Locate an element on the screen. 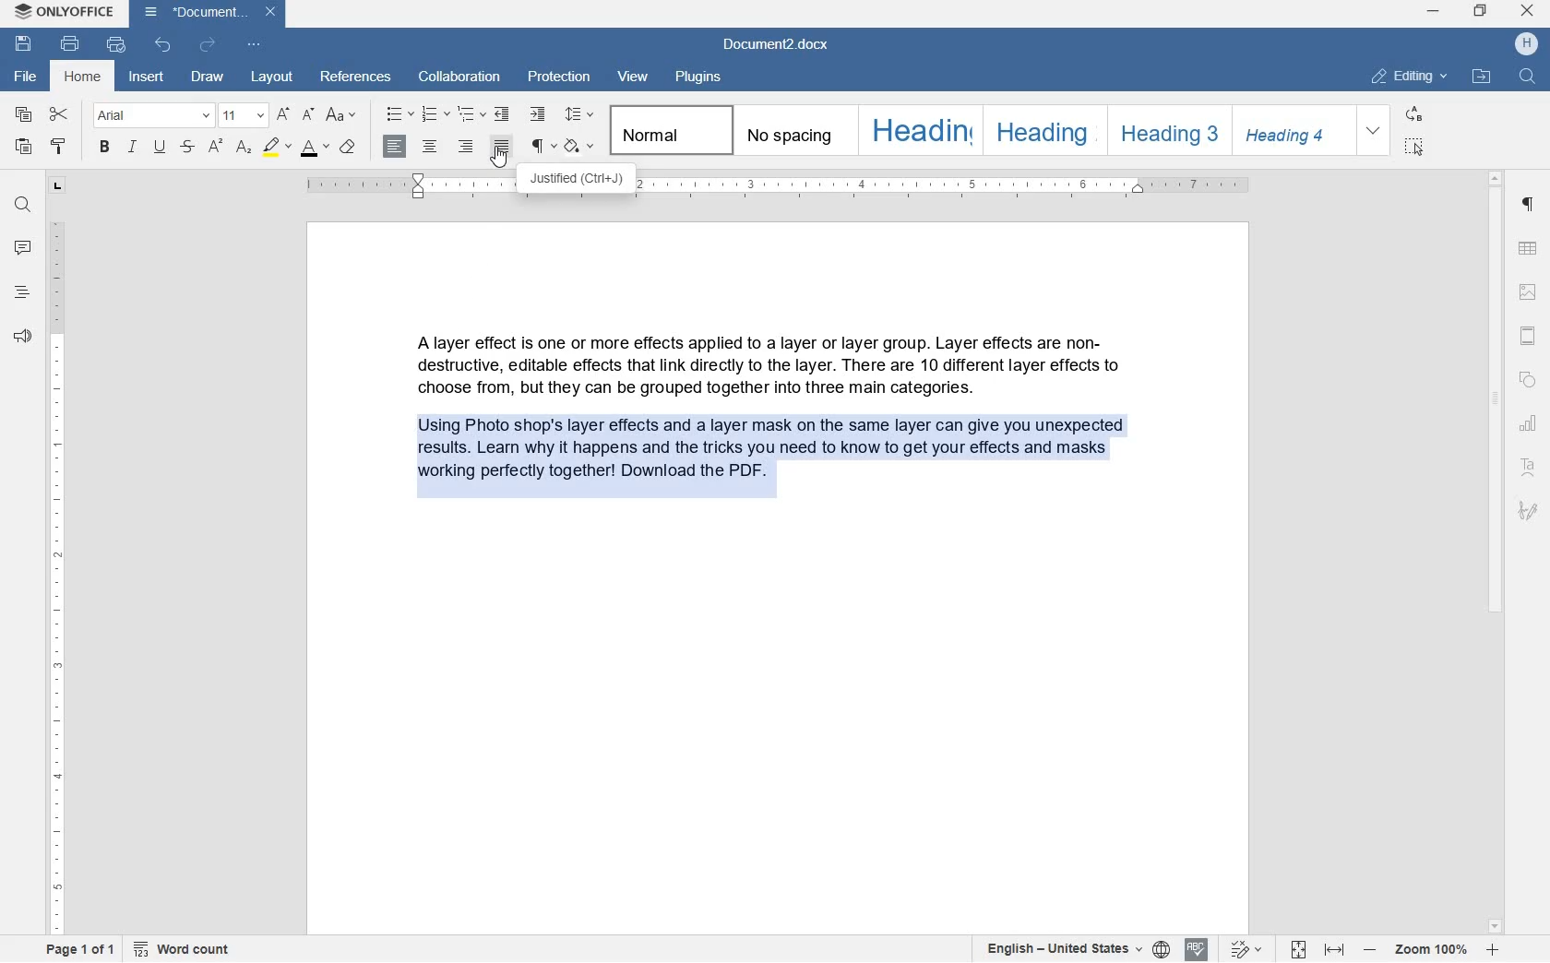 The width and height of the screenshot is (1550, 963). NORMAL is located at coordinates (668, 133).